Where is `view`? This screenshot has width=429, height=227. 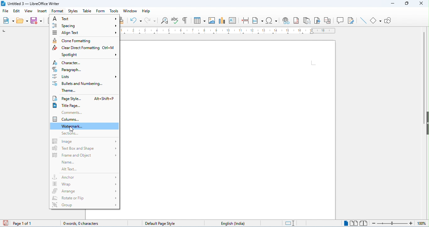 view is located at coordinates (29, 11).